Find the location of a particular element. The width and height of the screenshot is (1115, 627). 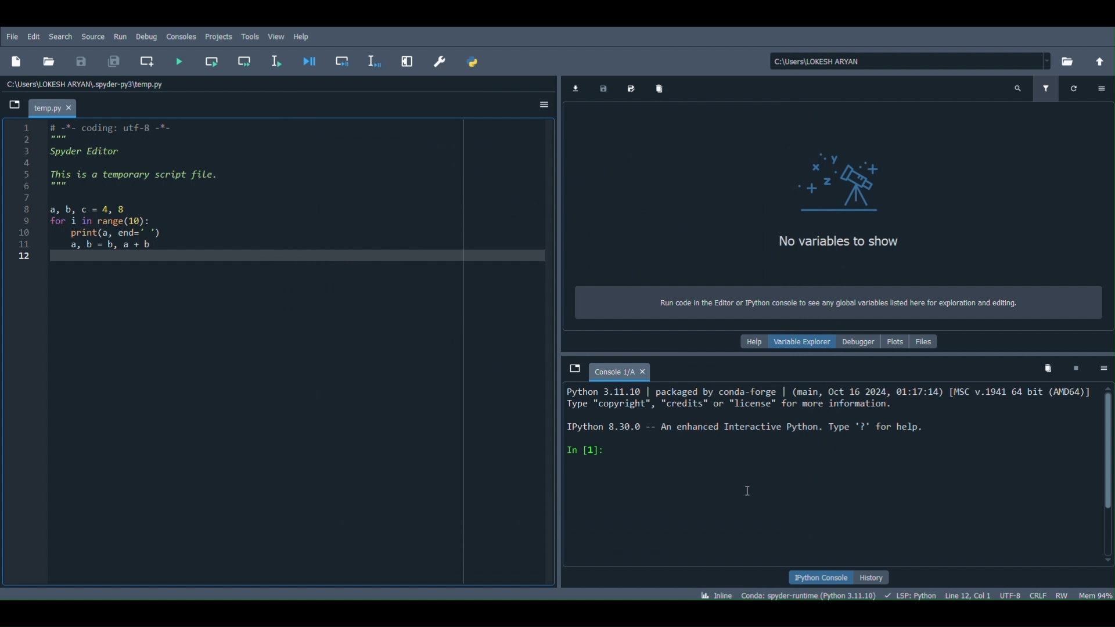

Open file (Ctrl + O) is located at coordinates (49, 61).